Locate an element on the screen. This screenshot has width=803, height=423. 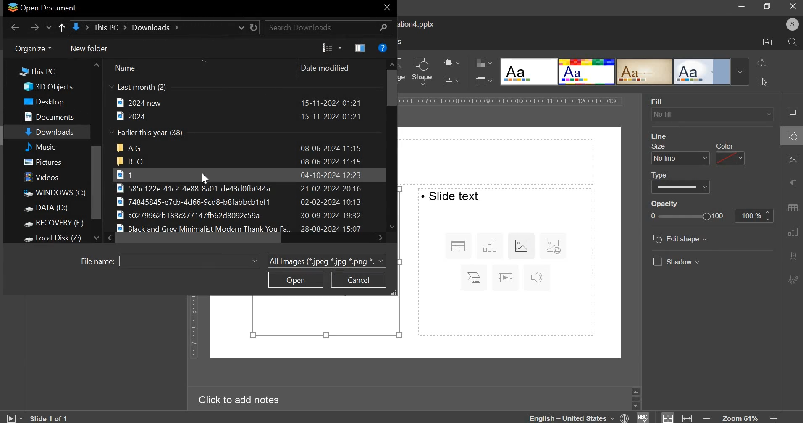
current slide number is located at coordinates (51, 418).